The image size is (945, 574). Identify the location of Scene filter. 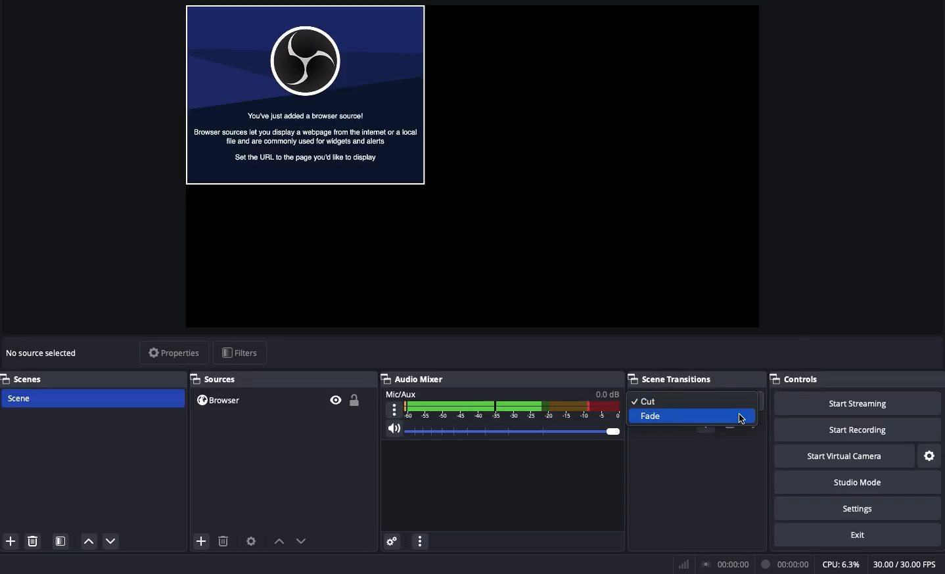
(61, 542).